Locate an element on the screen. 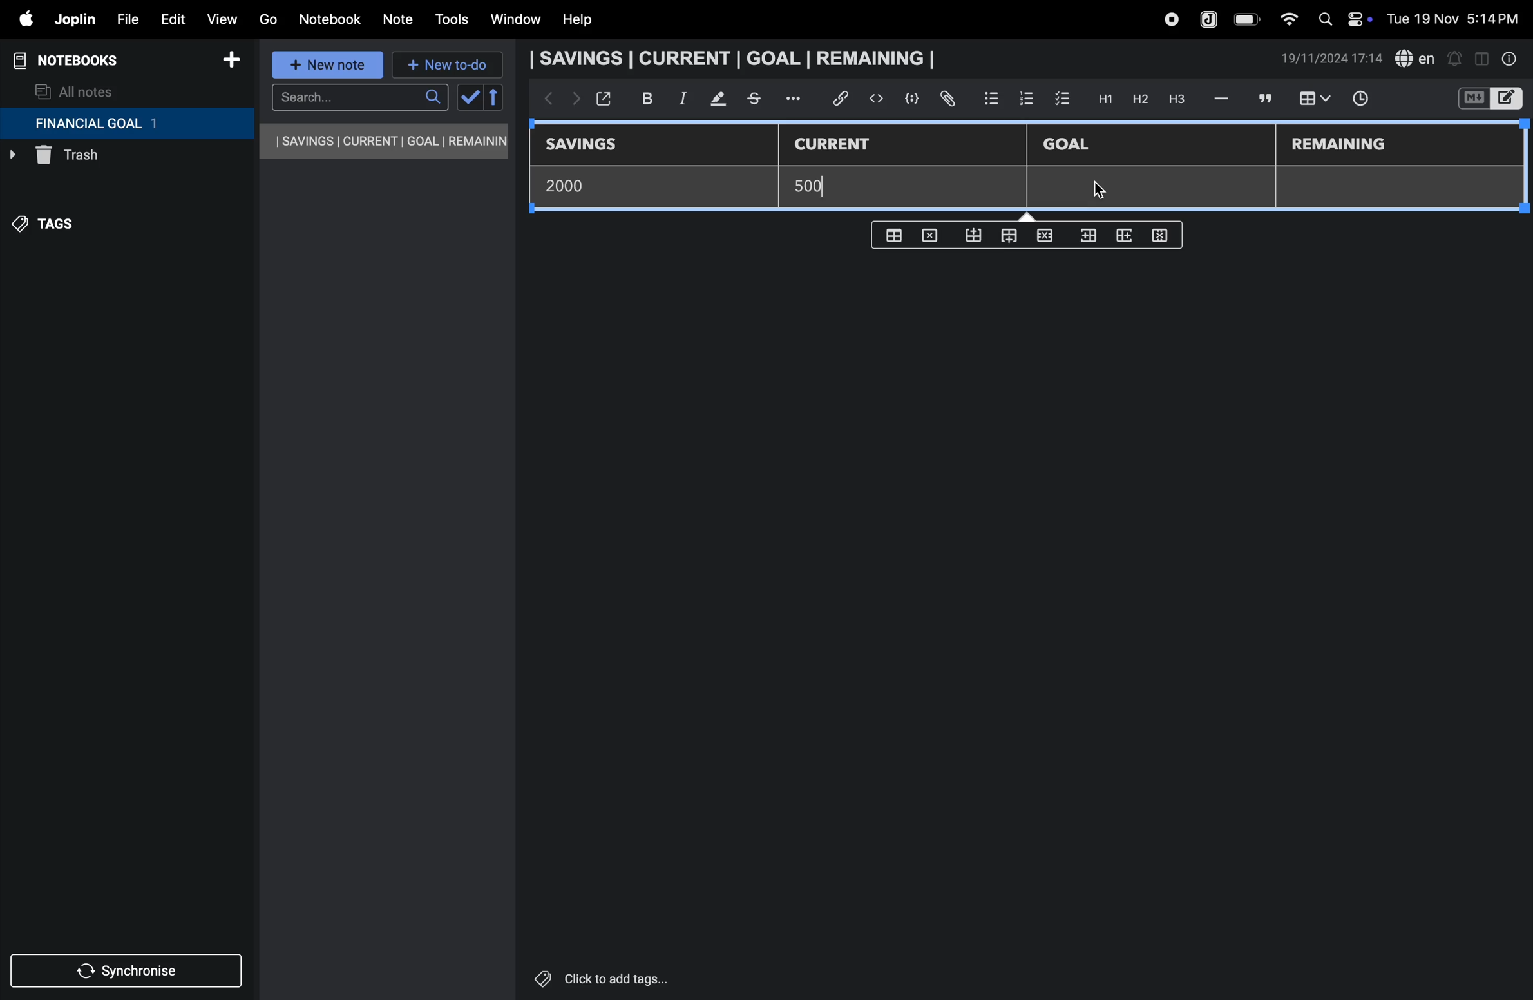  joplin is located at coordinates (1210, 18).